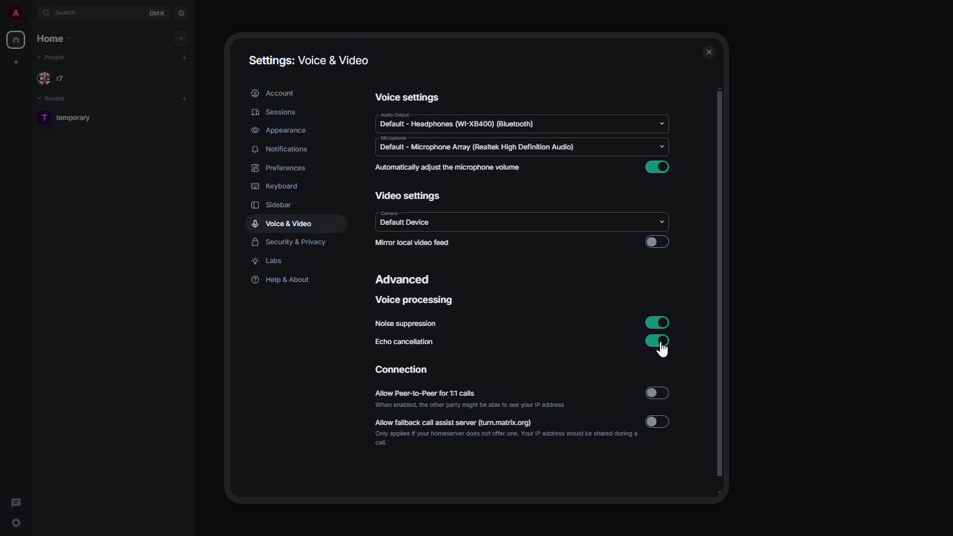 The height and width of the screenshot is (536, 953). Describe the element at coordinates (16, 61) in the screenshot. I see `create new space` at that location.